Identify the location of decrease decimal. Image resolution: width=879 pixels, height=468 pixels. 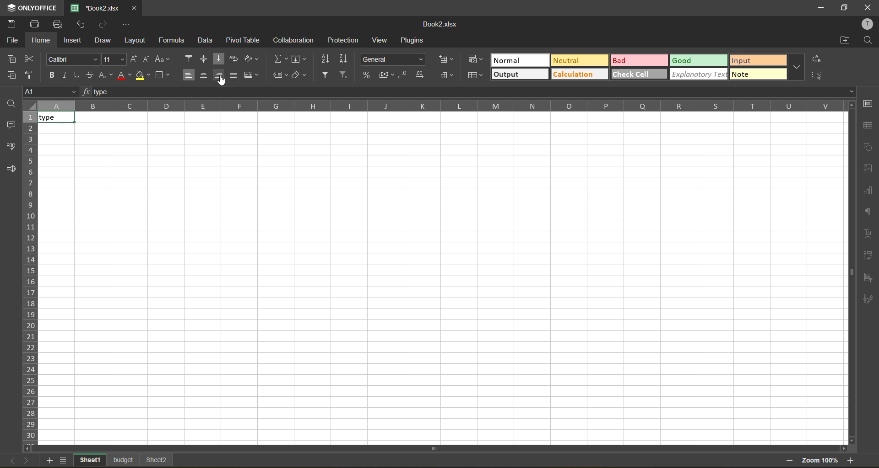
(407, 73).